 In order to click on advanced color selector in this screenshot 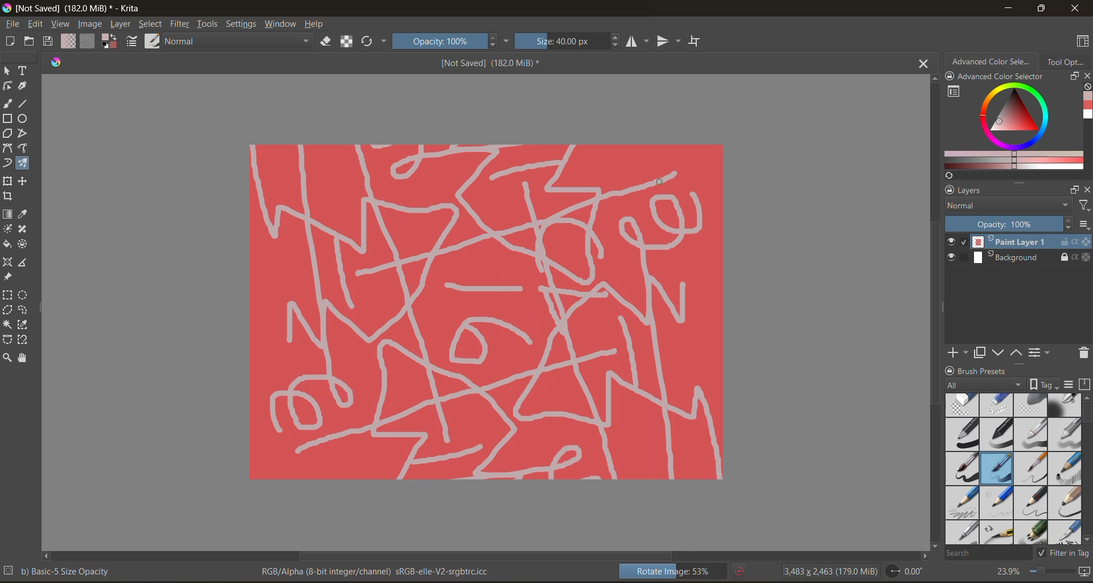, I will do `click(1012, 129)`.